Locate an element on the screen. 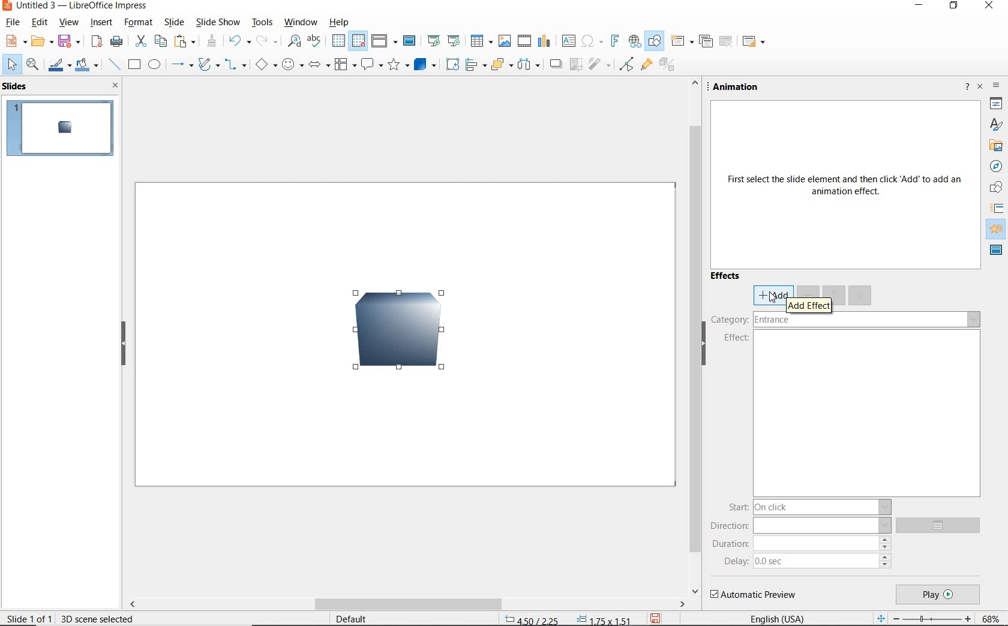 Image resolution: width=1008 pixels, height=626 pixels. edit is located at coordinates (40, 23).